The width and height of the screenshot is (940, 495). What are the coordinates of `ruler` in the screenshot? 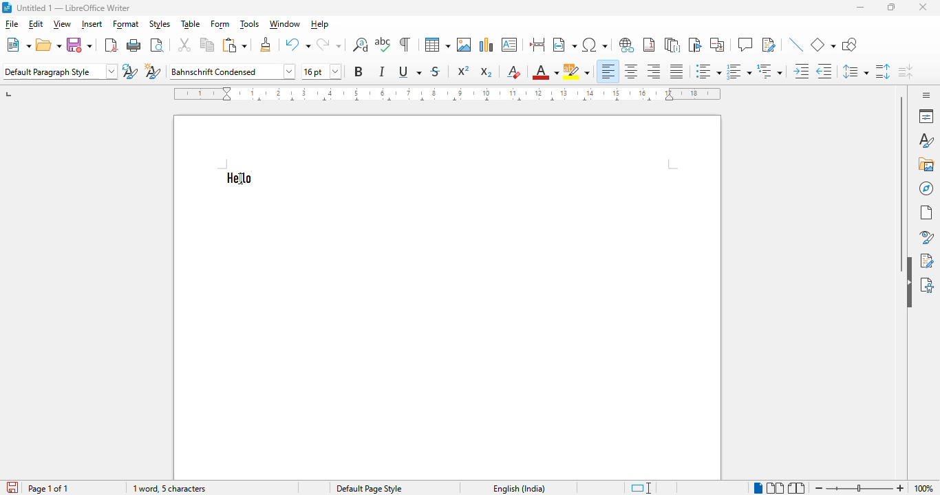 It's located at (445, 93).